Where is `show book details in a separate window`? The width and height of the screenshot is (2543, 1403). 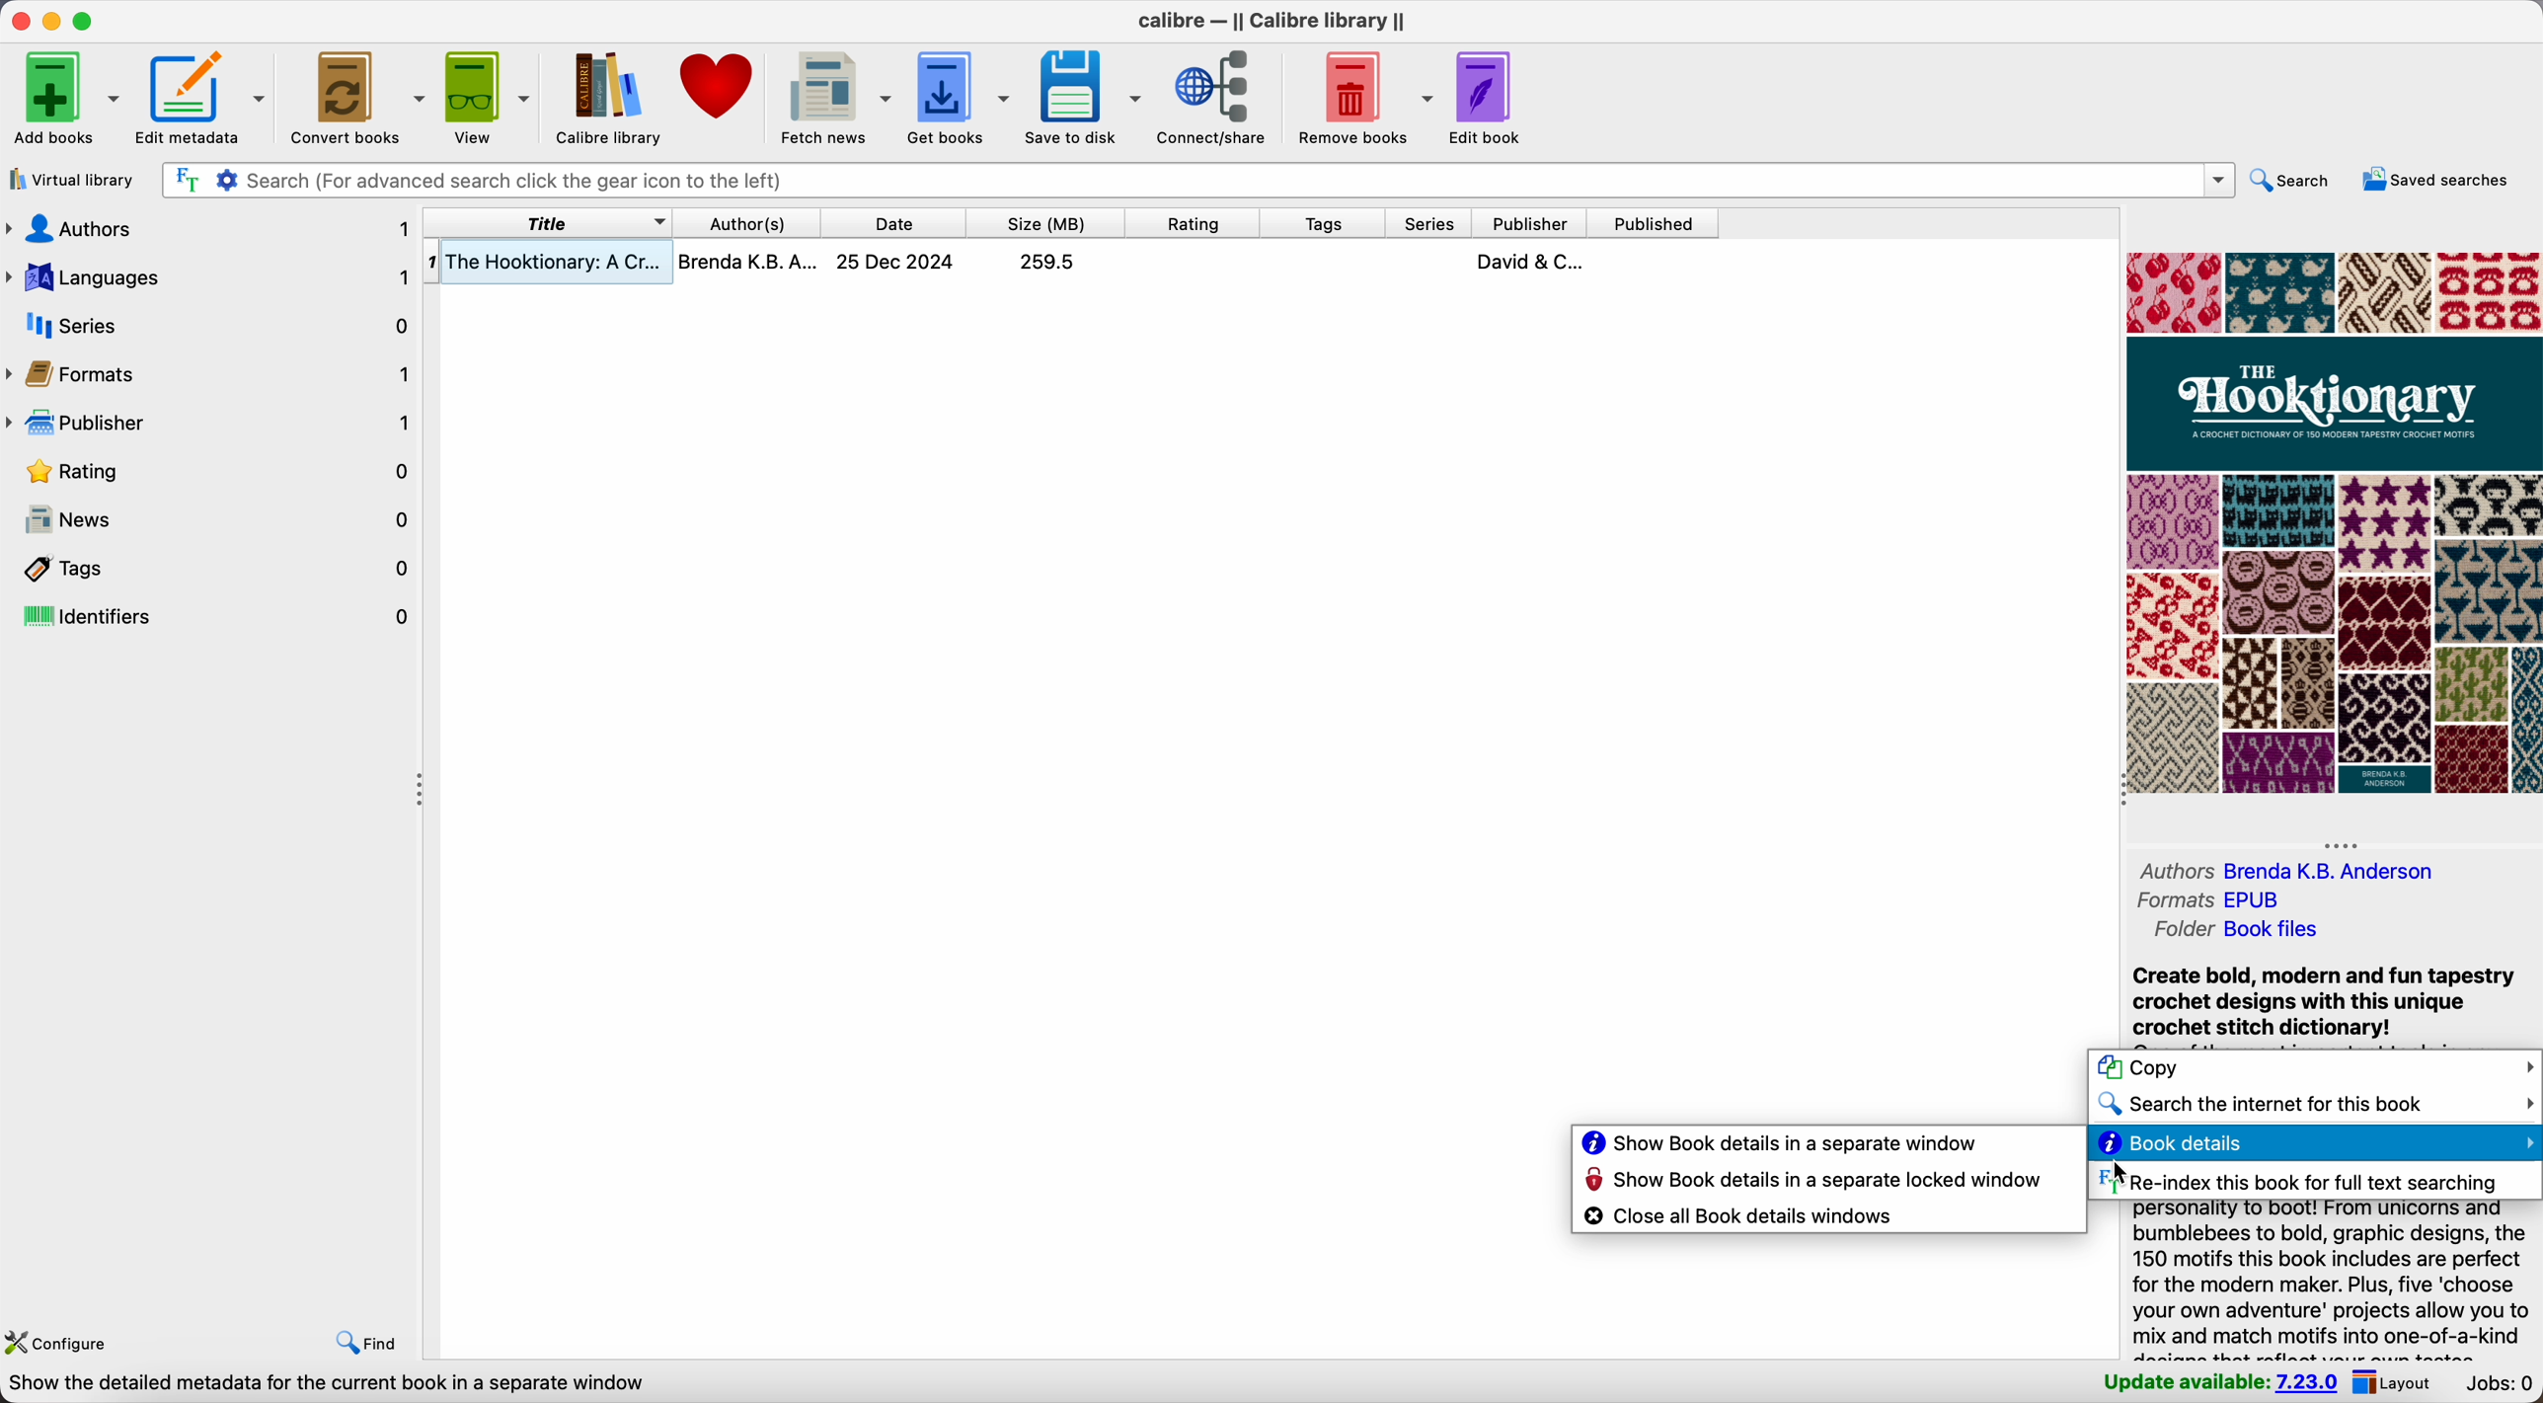 show book details in a separate window is located at coordinates (1779, 1144).